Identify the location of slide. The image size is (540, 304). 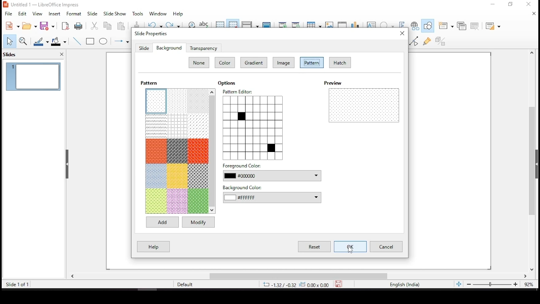
(144, 48).